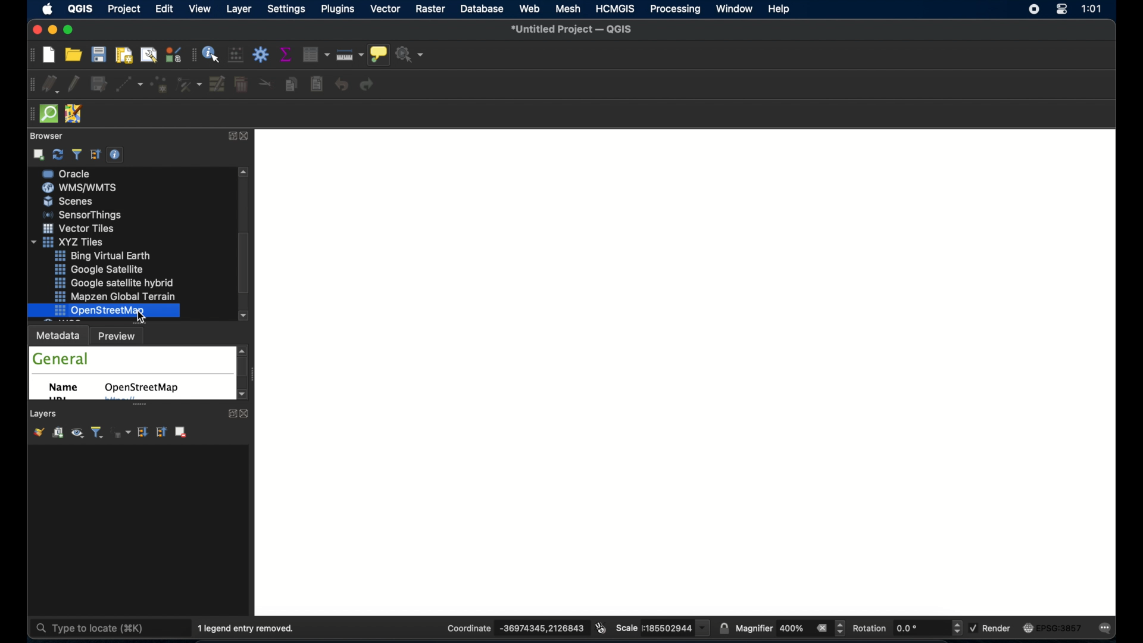  What do you see at coordinates (83, 187) in the screenshot?
I see `sap hana` at bounding box center [83, 187].